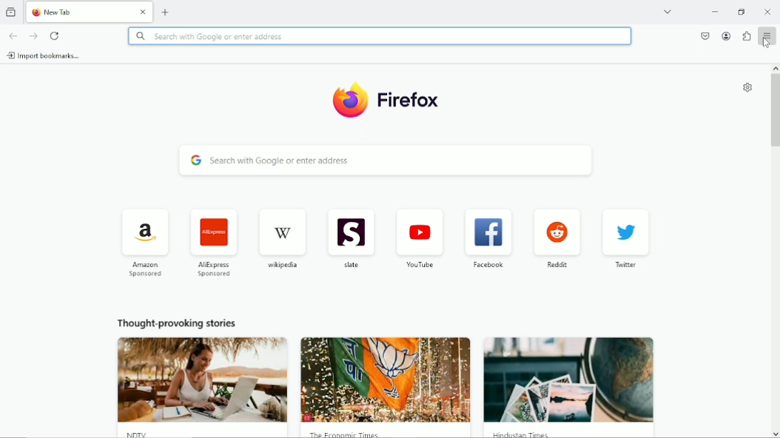 The image size is (780, 438). I want to click on go forward, so click(34, 36).